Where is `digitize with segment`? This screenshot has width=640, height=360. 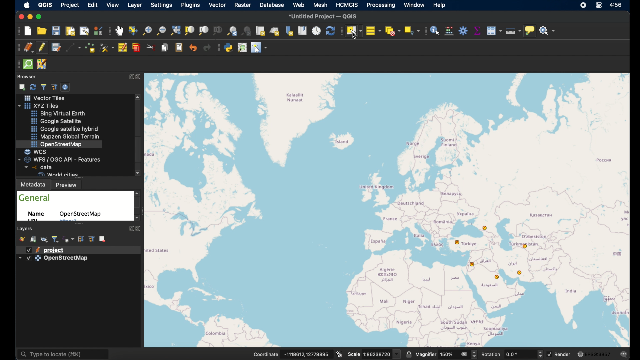 digitize with segment is located at coordinates (74, 48).